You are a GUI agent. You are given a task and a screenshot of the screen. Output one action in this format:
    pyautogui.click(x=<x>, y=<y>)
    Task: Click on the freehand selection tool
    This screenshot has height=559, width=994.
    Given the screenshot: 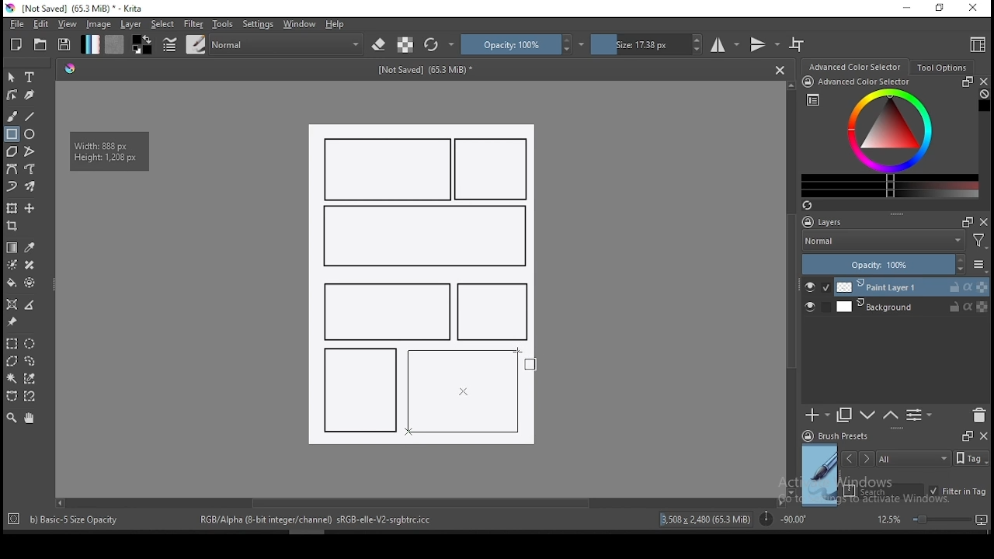 What is the action you would take?
    pyautogui.click(x=30, y=361)
    